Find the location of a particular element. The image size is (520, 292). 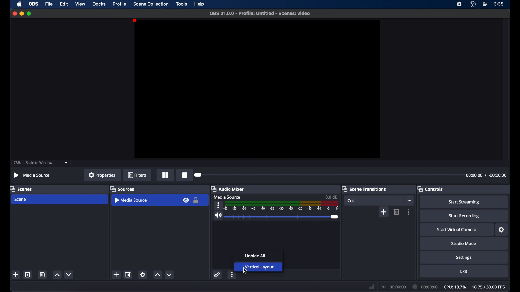

start virtual camera is located at coordinates (457, 230).